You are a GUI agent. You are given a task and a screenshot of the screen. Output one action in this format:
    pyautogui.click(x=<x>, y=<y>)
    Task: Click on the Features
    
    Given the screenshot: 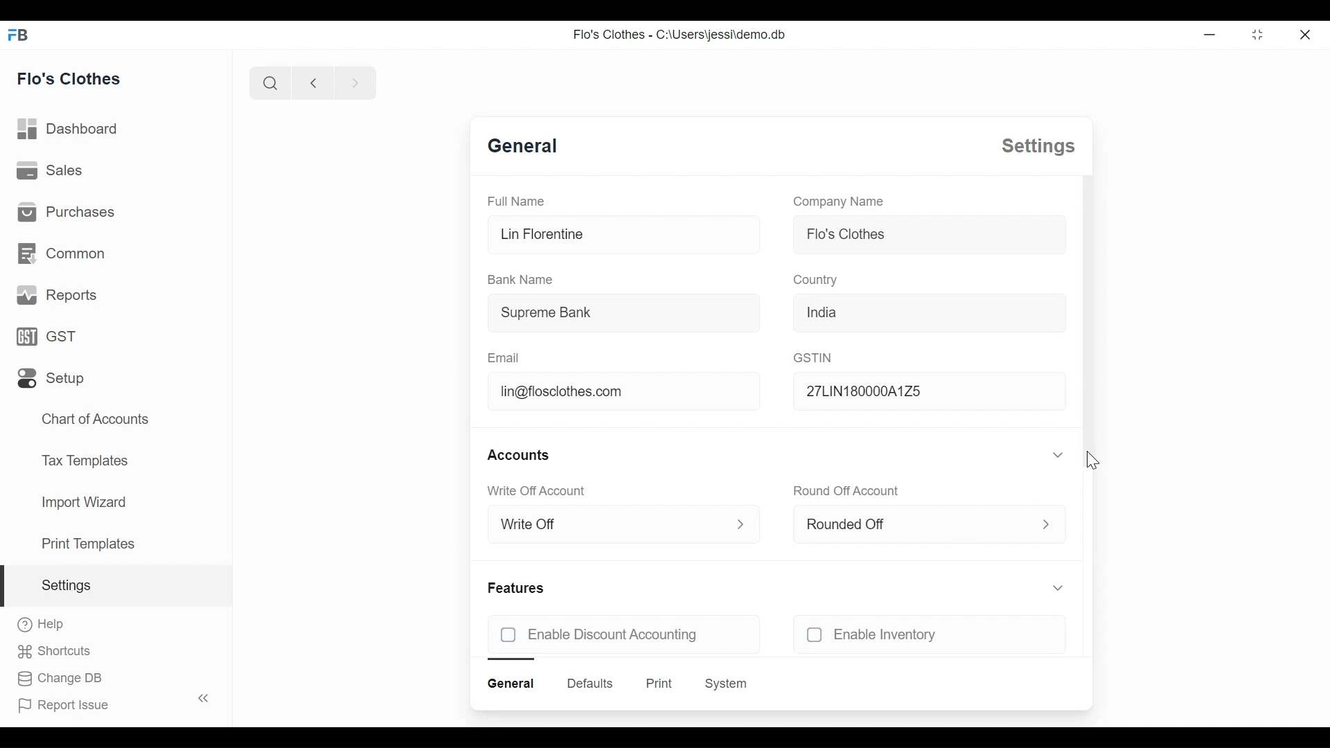 What is the action you would take?
    pyautogui.click(x=517, y=588)
    